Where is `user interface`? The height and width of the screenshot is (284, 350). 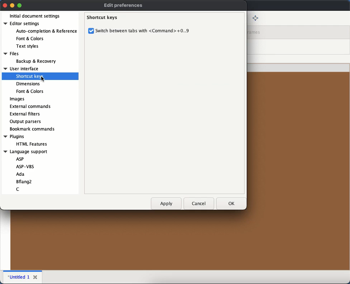 user interface is located at coordinates (22, 68).